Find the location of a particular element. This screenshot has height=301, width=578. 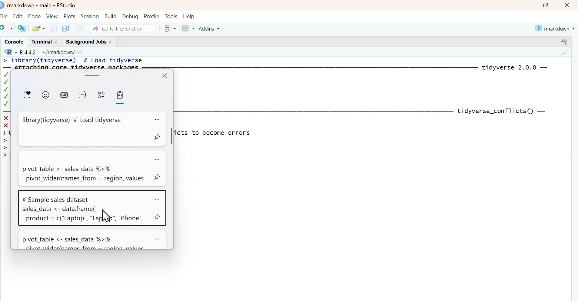

options is located at coordinates (158, 159).